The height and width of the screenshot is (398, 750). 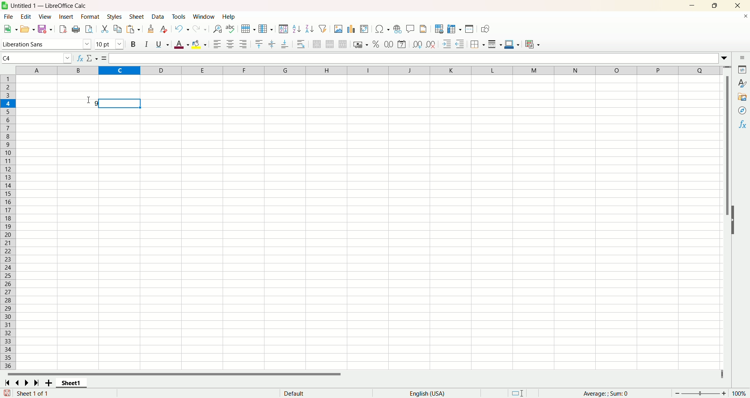 What do you see at coordinates (145, 44) in the screenshot?
I see `italics` at bounding box center [145, 44].